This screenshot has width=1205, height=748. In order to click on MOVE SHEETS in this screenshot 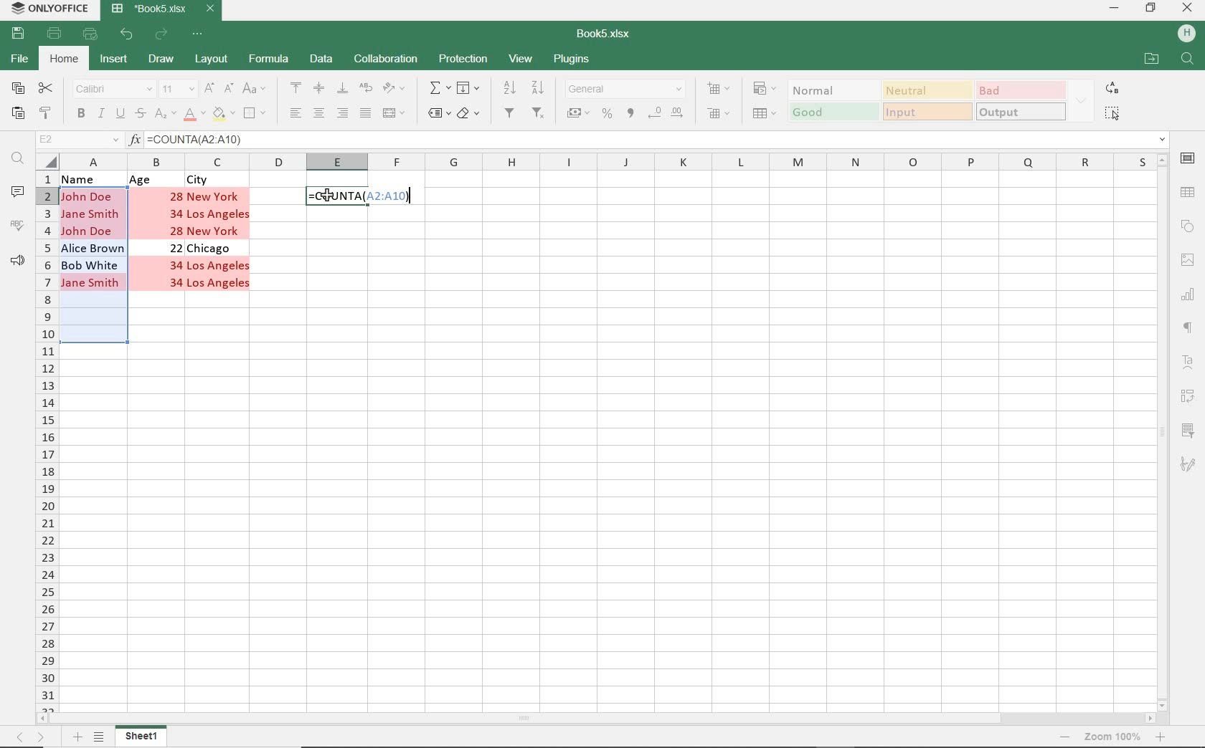, I will do `click(29, 737)`.